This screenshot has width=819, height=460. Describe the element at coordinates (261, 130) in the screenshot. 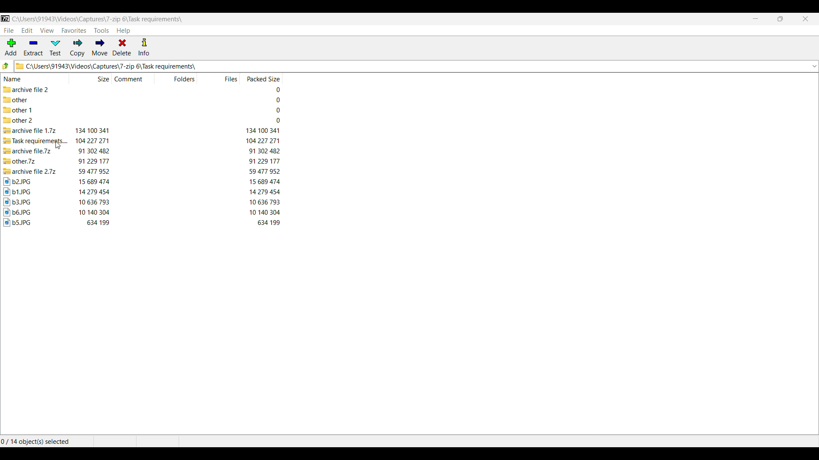

I see `packed size` at that location.